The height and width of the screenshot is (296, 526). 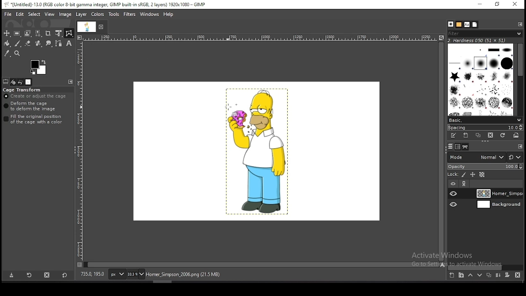 What do you see at coordinates (38, 33) in the screenshot?
I see `select by color tool` at bounding box center [38, 33].